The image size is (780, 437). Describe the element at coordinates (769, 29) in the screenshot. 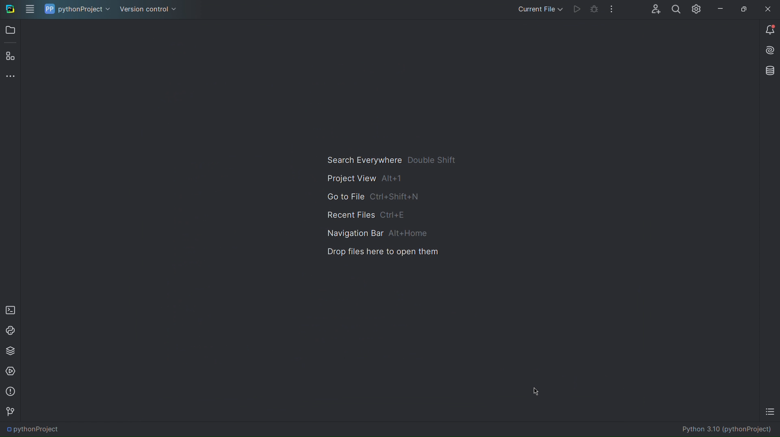

I see `Notifications` at that location.